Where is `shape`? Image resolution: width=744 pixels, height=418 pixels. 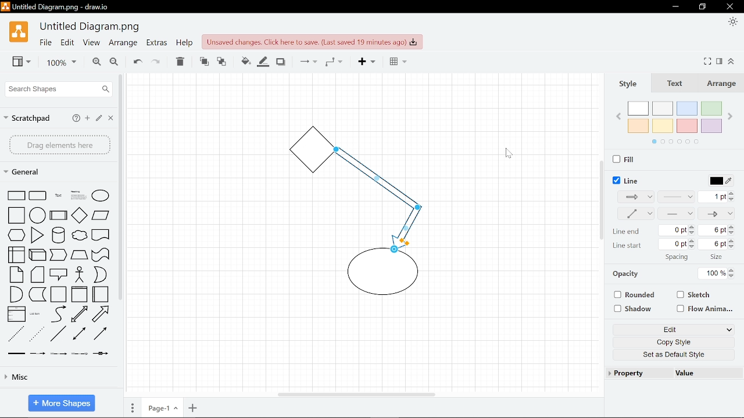
shape is located at coordinates (79, 354).